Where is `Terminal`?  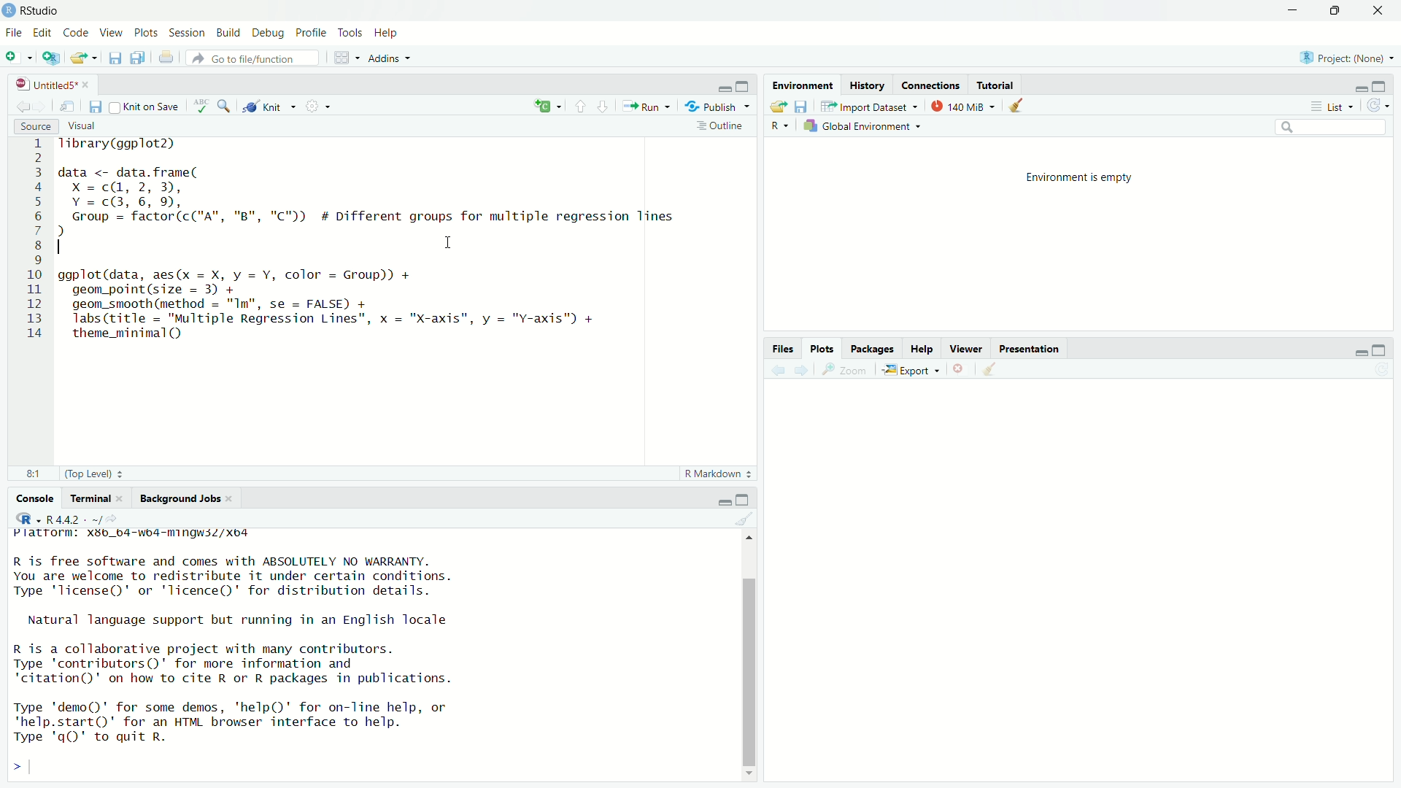 Terminal is located at coordinates (87, 496).